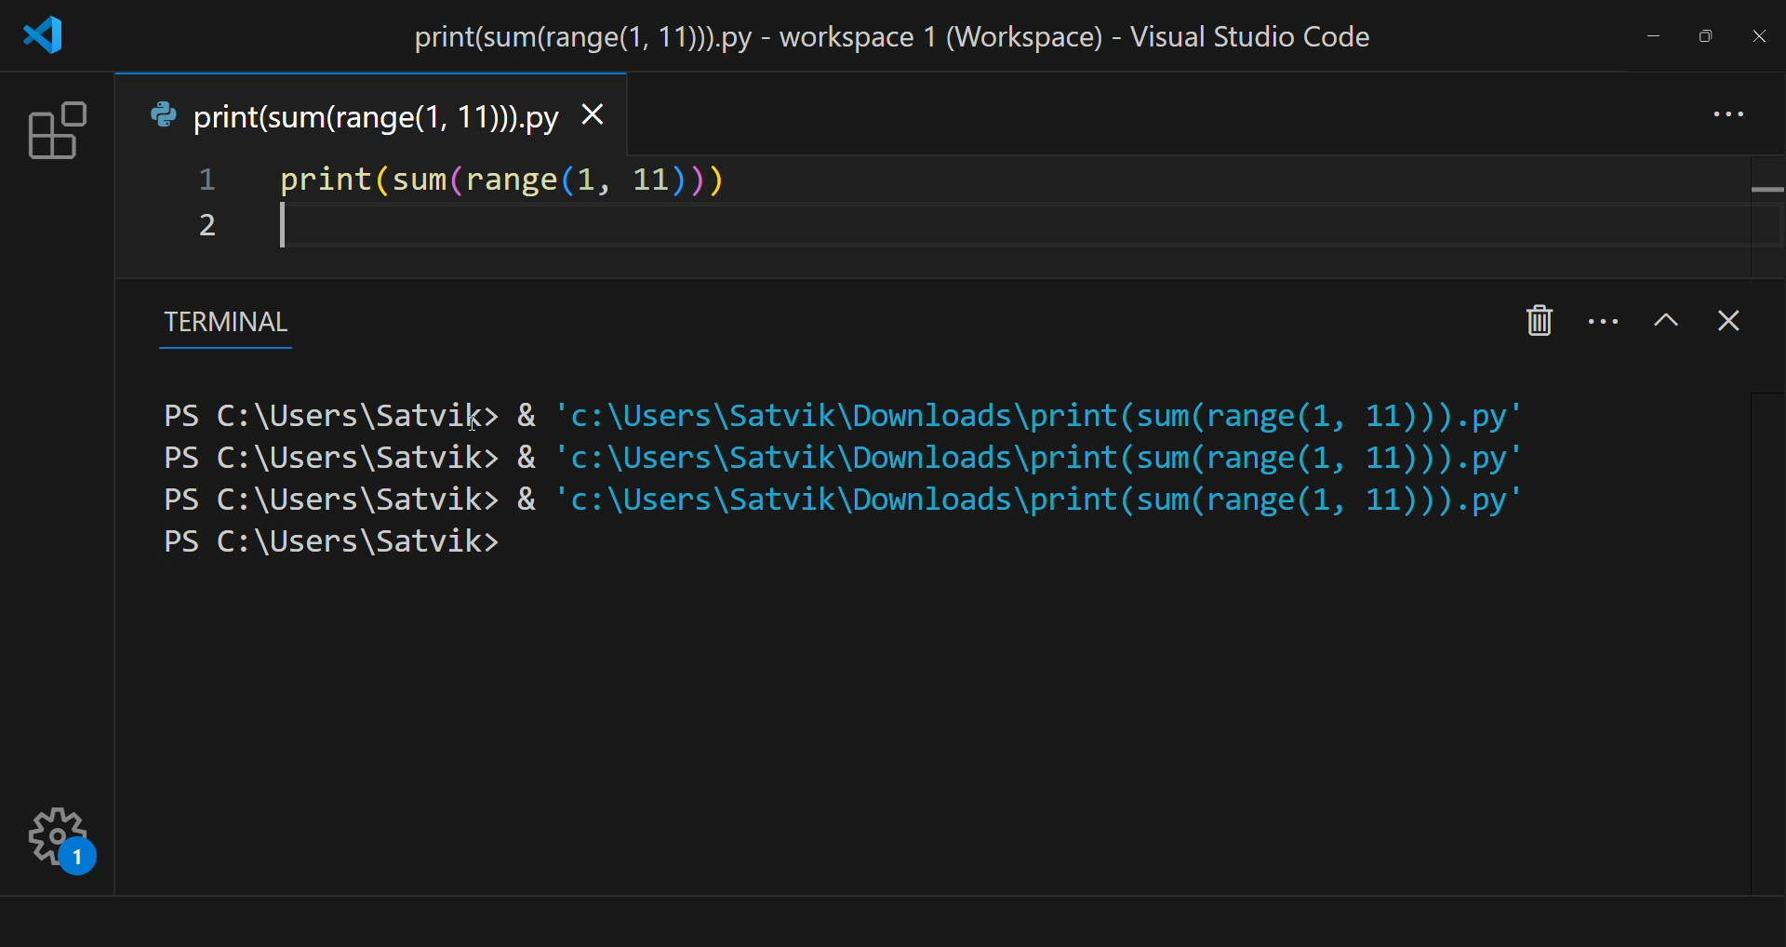 Image resolution: width=1786 pixels, height=947 pixels. I want to click on more, so click(1731, 113).